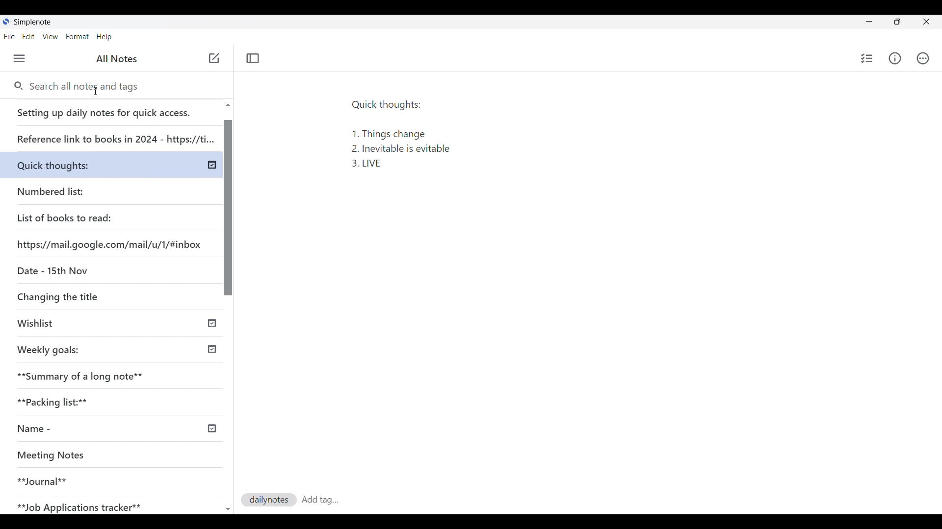 The height and width of the screenshot is (529, 942). What do you see at coordinates (897, 22) in the screenshot?
I see `toggle screen size` at bounding box center [897, 22].